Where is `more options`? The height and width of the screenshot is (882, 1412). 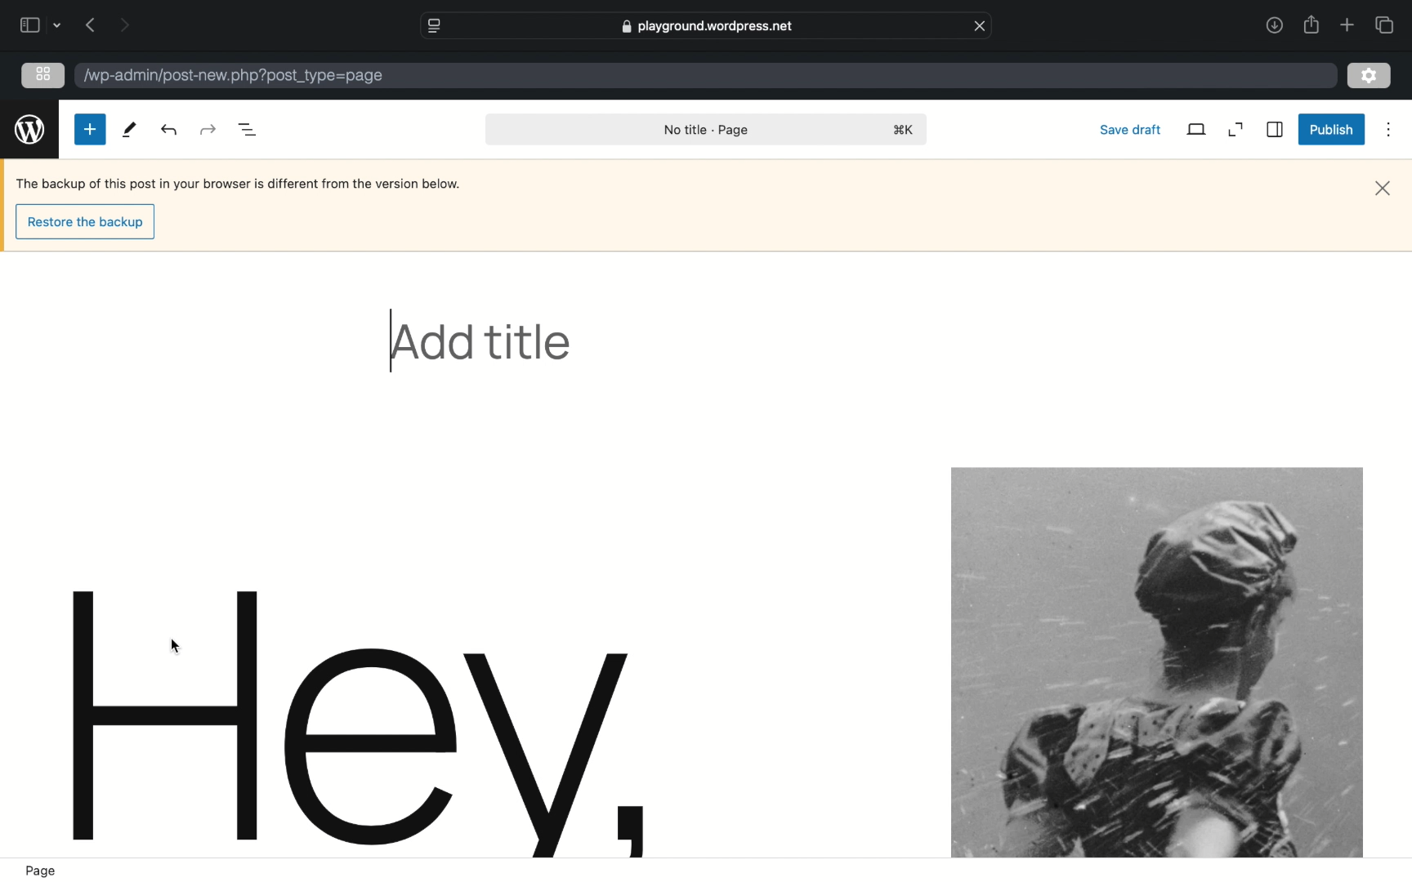 more options is located at coordinates (1388, 130).